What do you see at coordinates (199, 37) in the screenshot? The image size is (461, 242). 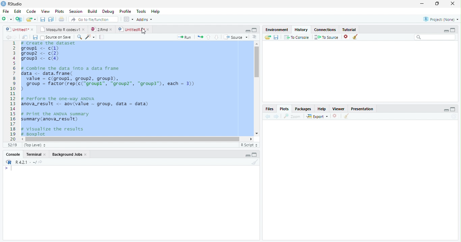 I see `Copy pages` at bounding box center [199, 37].